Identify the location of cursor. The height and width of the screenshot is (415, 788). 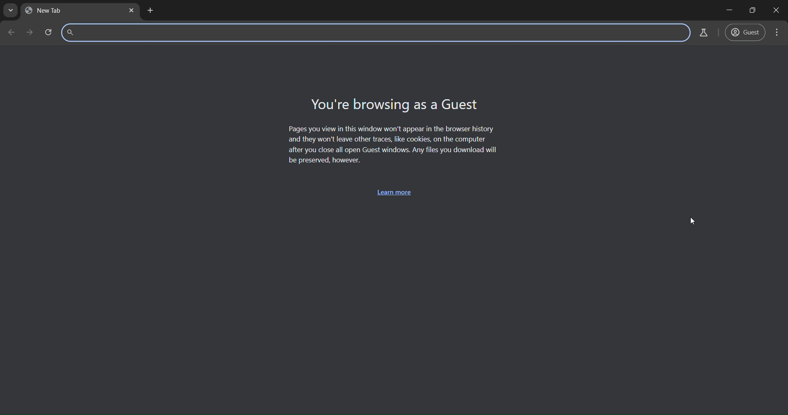
(694, 219).